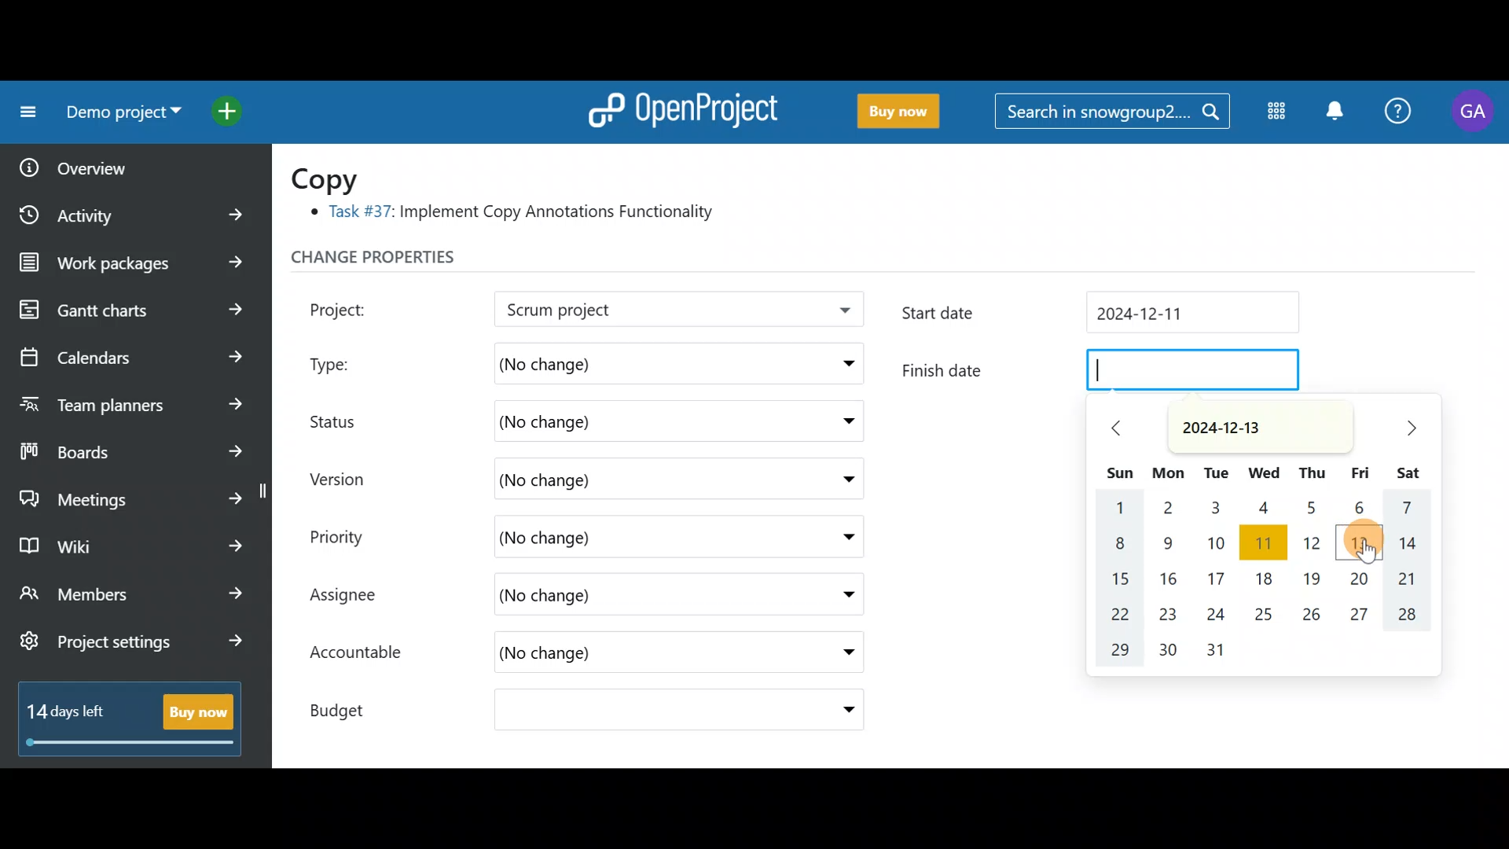 This screenshot has width=1509, height=849. Describe the element at coordinates (623, 476) in the screenshot. I see `(No change)` at that location.